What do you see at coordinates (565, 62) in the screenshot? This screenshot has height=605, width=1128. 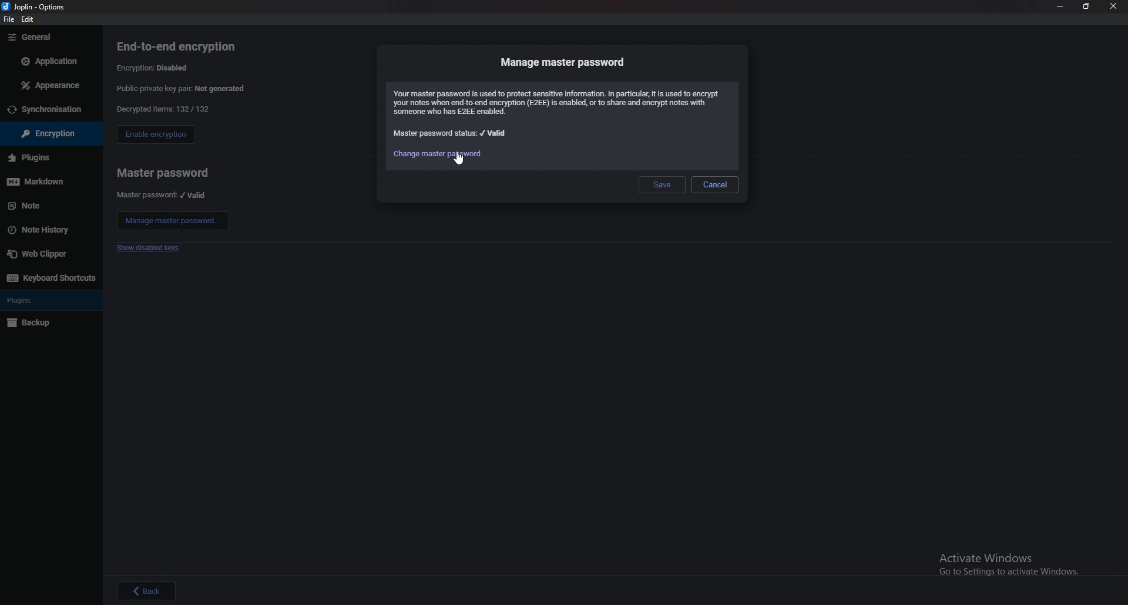 I see `manage master password` at bounding box center [565, 62].